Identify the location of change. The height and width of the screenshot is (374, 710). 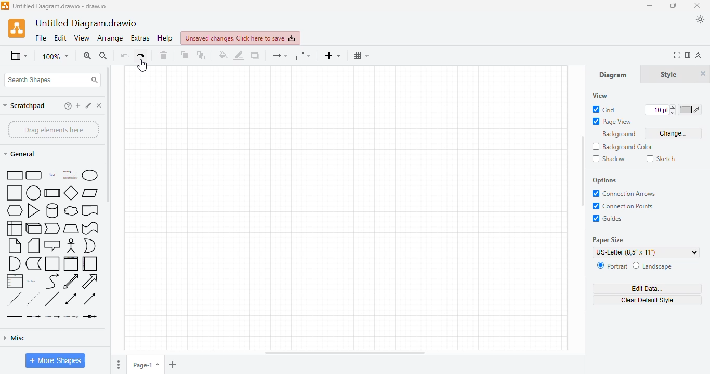
(673, 133).